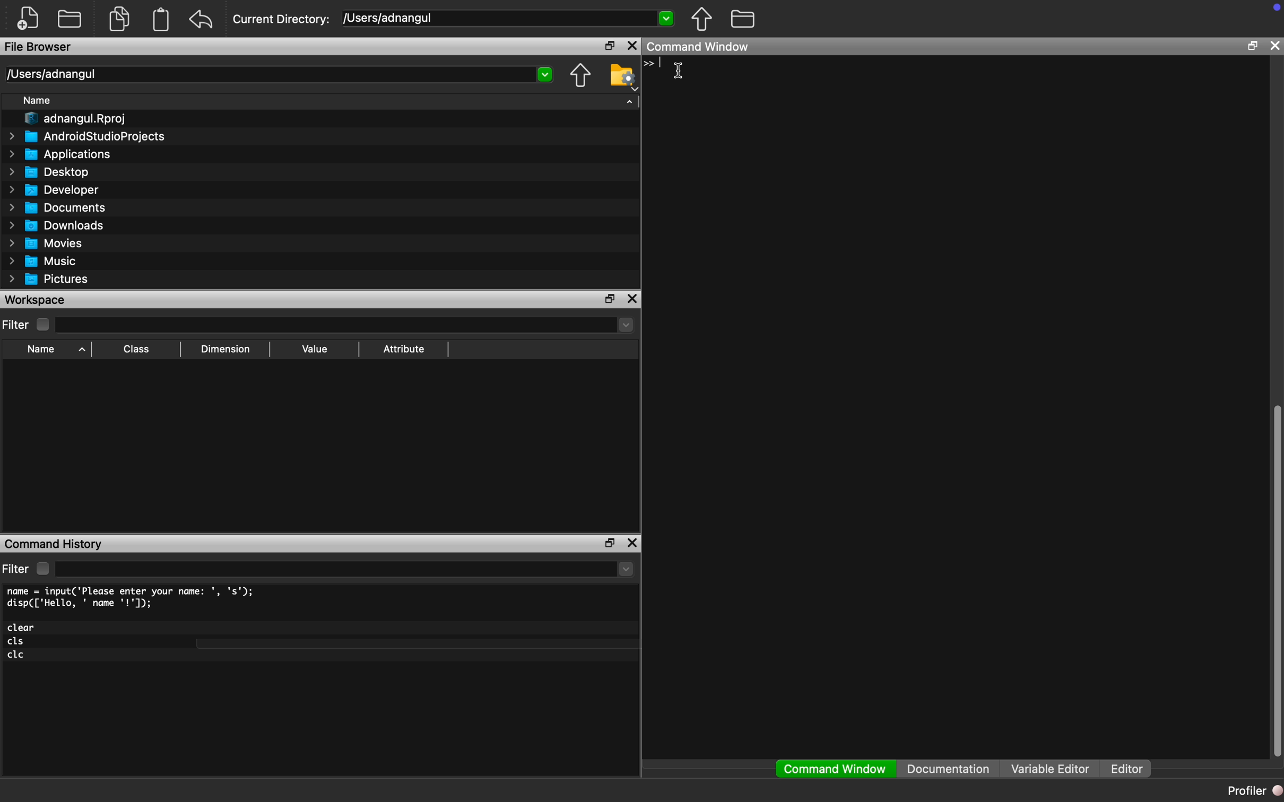 This screenshot has height=802, width=1284. Describe the element at coordinates (22, 627) in the screenshot. I see `clear` at that location.